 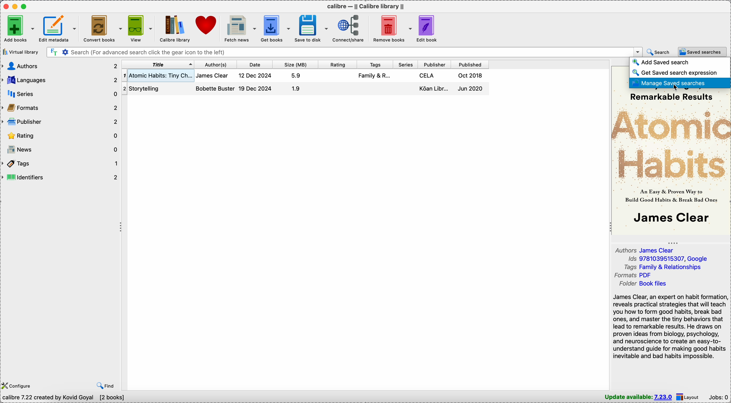 I want to click on minimize Calibre, so click(x=16, y=7).